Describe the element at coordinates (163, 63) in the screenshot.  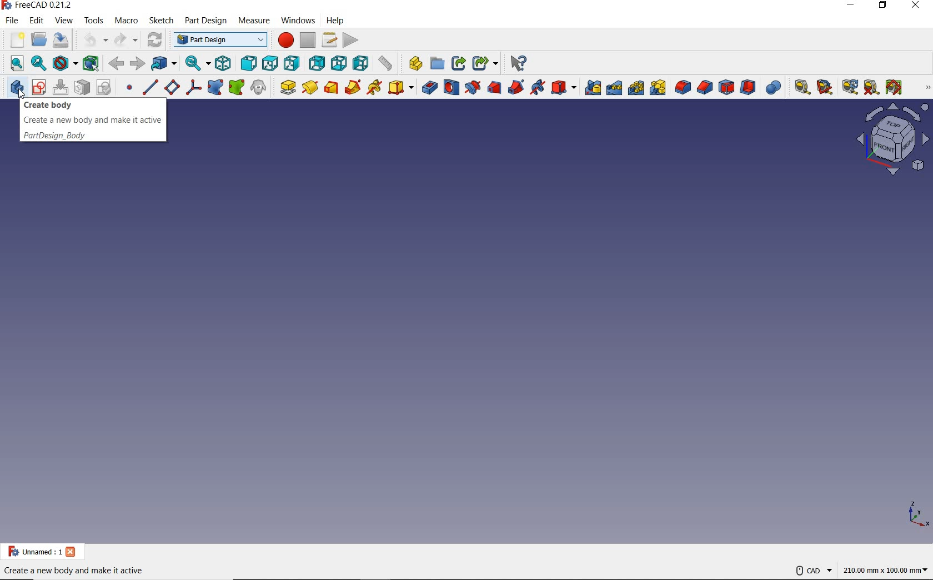
I see `go to linked object ` at that location.